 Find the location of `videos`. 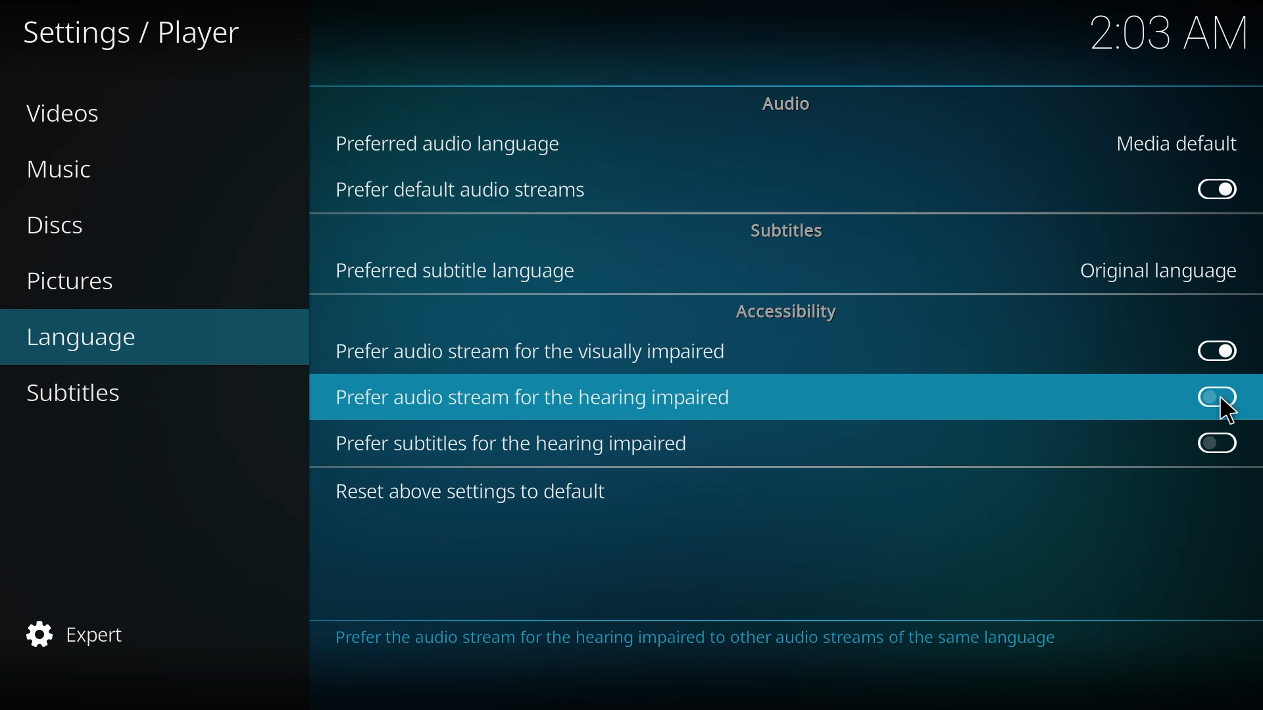

videos is located at coordinates (66, 114).